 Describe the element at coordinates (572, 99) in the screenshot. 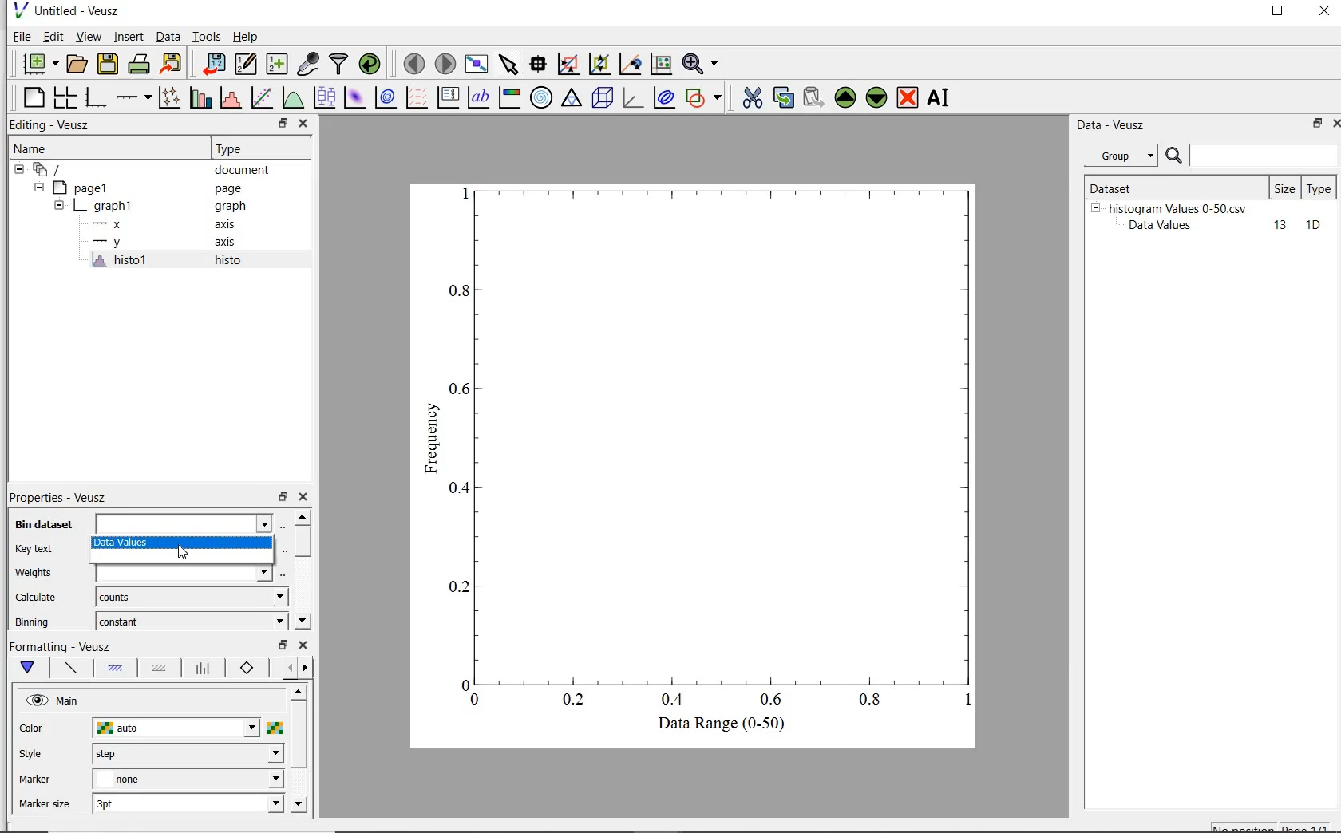

I see `ternary graph` at that location.